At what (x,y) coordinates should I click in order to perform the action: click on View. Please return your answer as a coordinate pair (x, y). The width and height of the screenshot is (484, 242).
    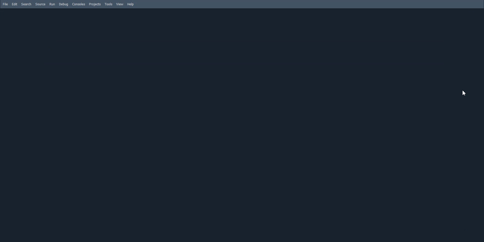
    Looking at the image, I should click on (120, 4).